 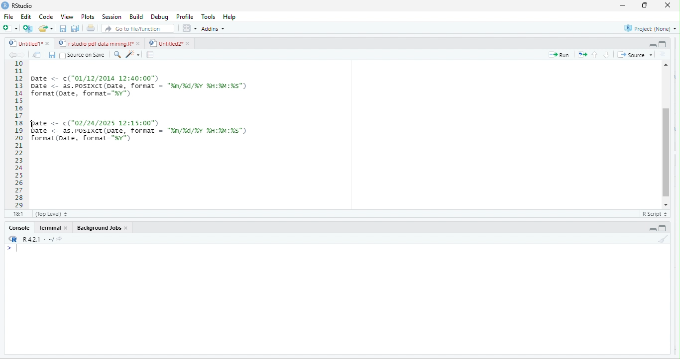 I want to click on new file, so click(x=8, y=28).